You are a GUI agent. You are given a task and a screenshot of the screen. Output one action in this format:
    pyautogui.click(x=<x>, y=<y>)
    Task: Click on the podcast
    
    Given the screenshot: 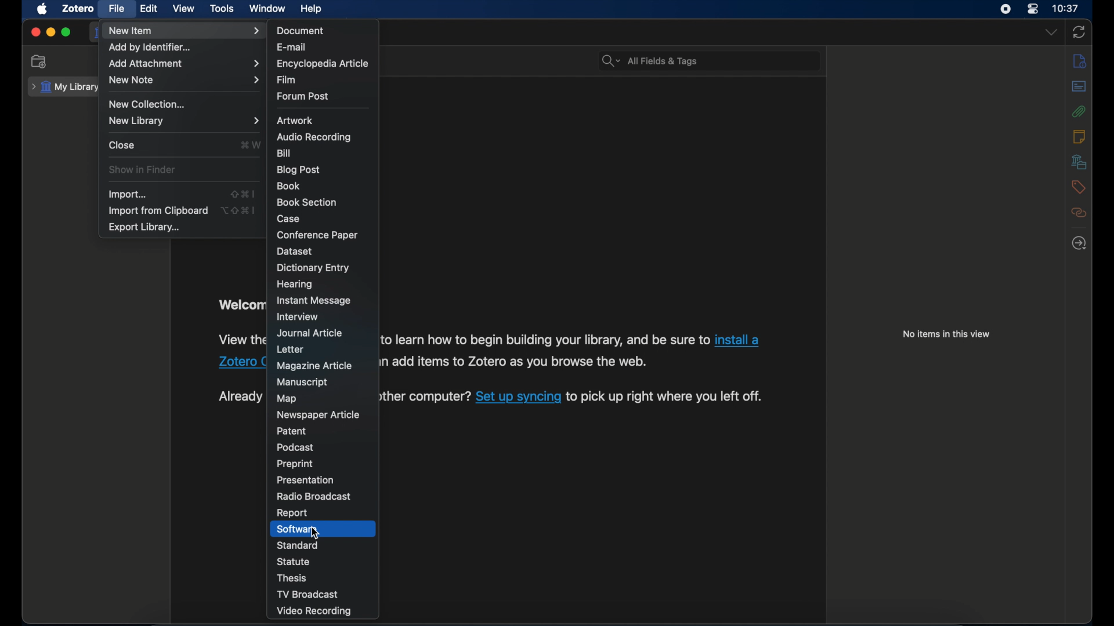 What is the action you would take?
    pyautogui.click(x=295, y=446)
    